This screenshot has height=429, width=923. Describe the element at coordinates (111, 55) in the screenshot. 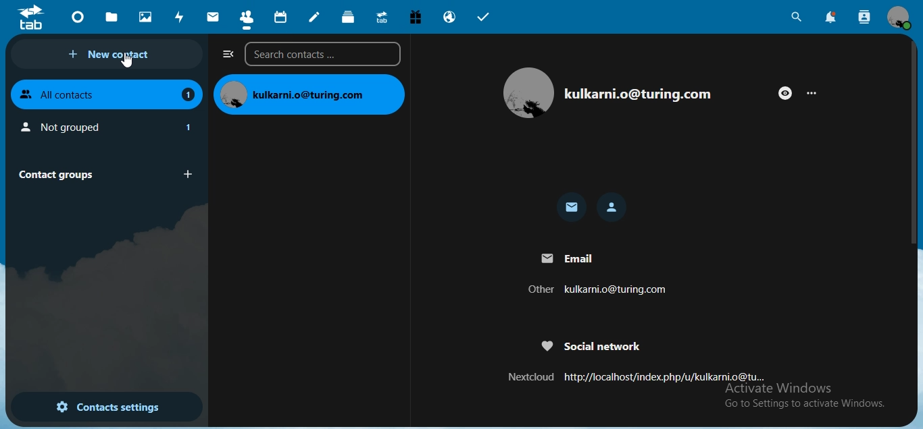

I see `new contact` at that location.